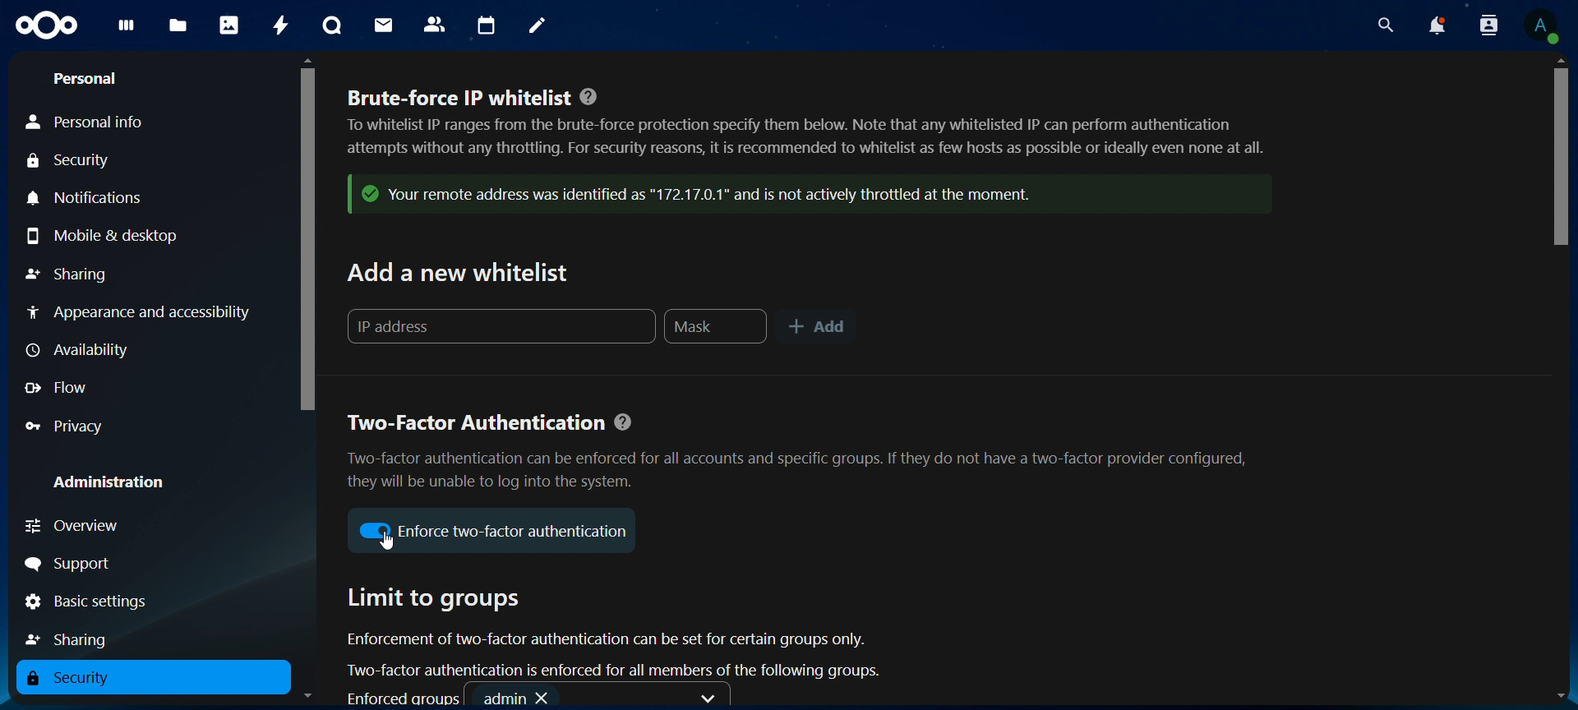  I want to click on brute-force IP whitelist, so click(803, 131).